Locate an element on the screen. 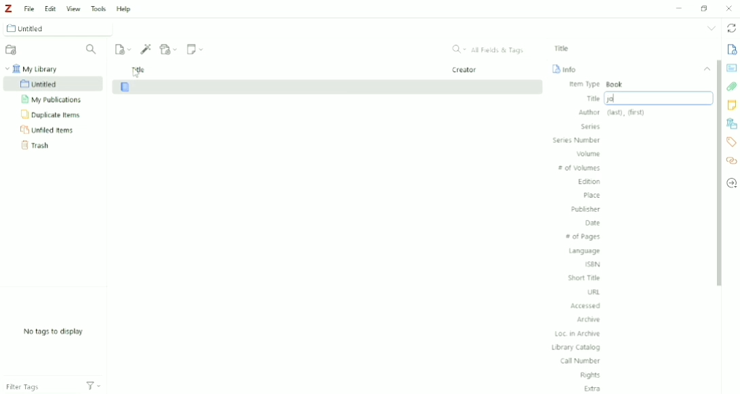  Book added is located at coordinates (327, 87).